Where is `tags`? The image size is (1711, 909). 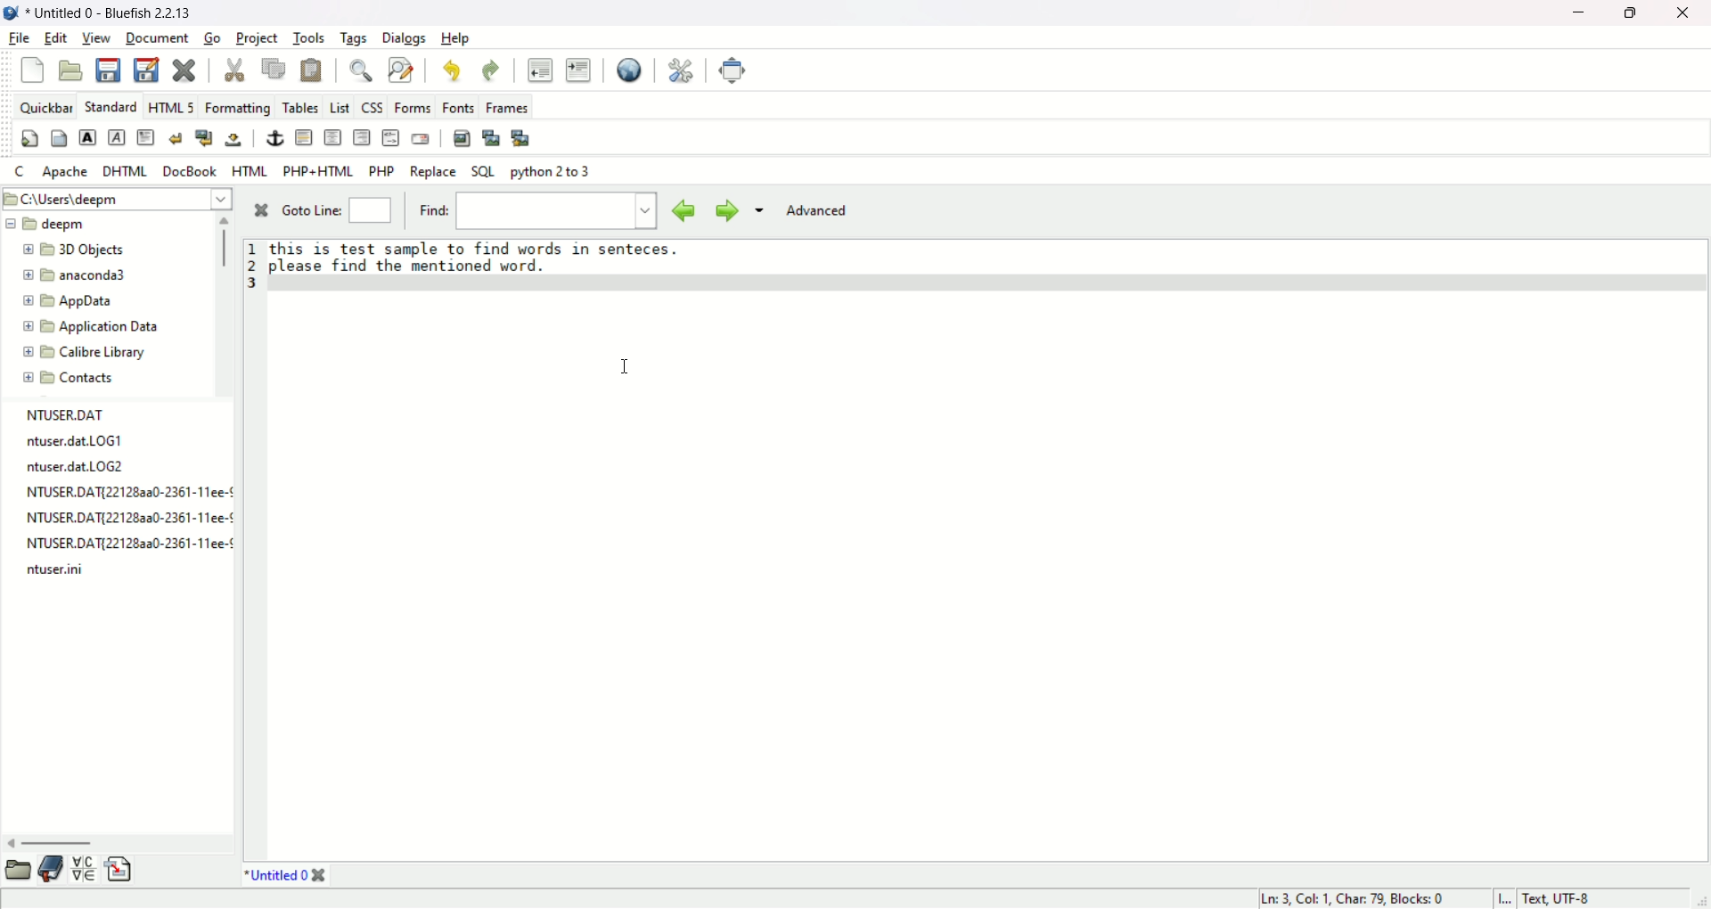
tags is located at coordinates (354, 38).